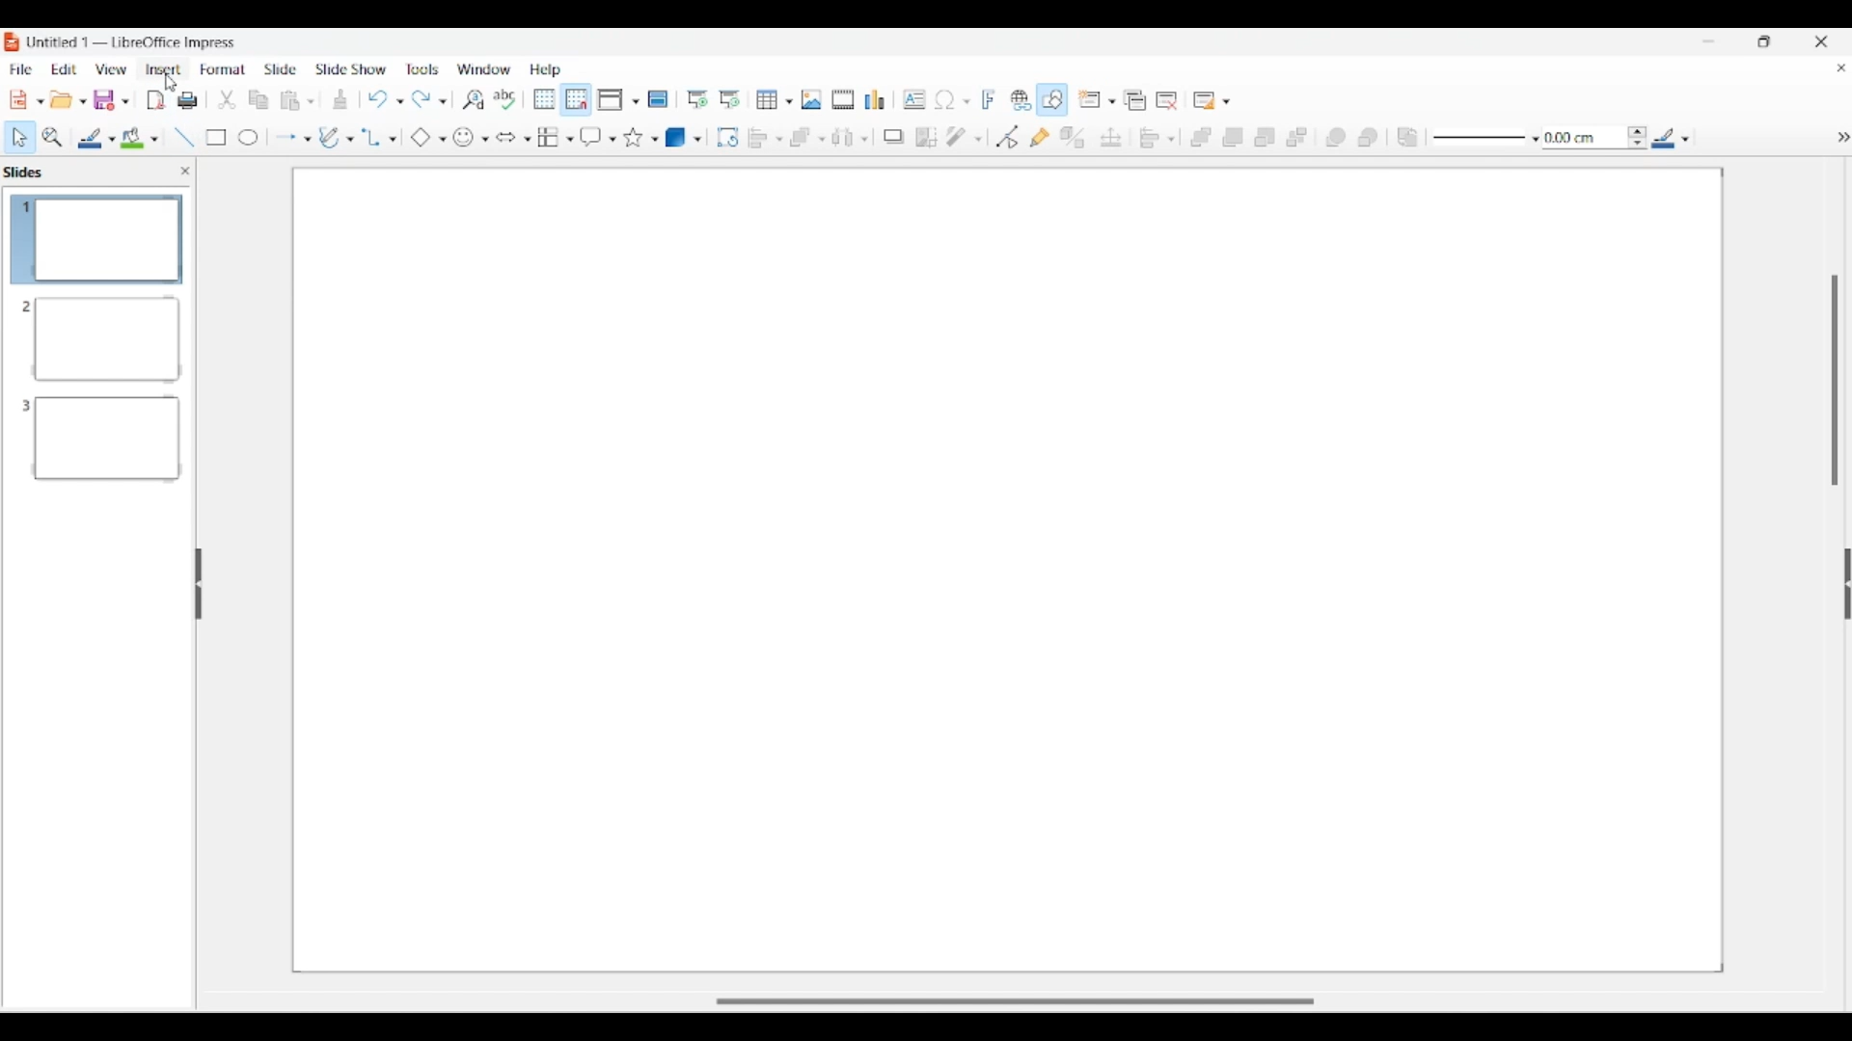 The width and height of the screenshot is (1852, 1041). Describe the element at coordinates (112, 69) in the screenshot. I see `View menu` at that location.